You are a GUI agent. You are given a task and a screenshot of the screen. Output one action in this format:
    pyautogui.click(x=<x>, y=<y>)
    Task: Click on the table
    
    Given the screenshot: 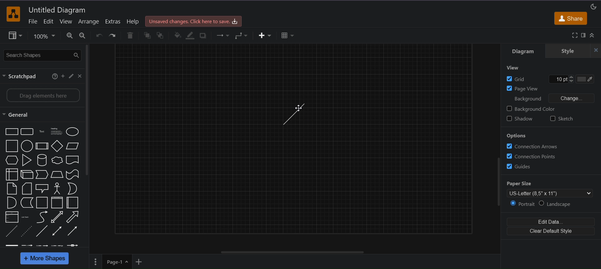 What is the action you would take?
    pyautogui.click(x=288, y=35)
    